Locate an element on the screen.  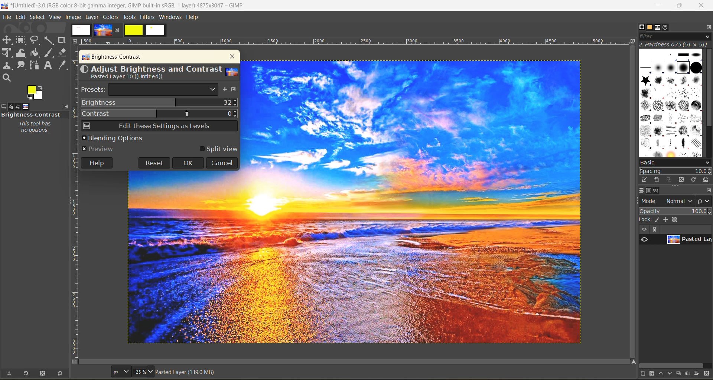
configure is located at coordinates (235, 90).